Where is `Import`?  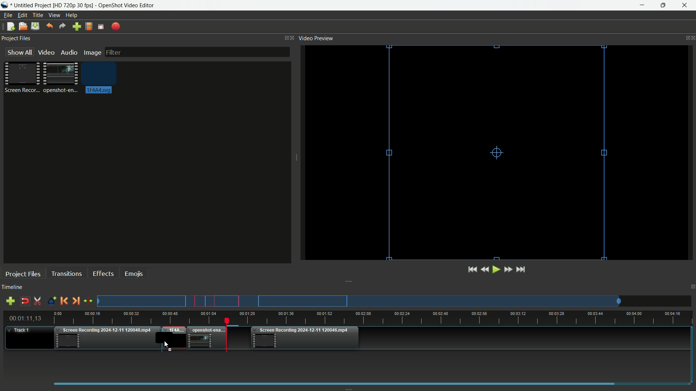 Import is located at coordinates (77, 27).